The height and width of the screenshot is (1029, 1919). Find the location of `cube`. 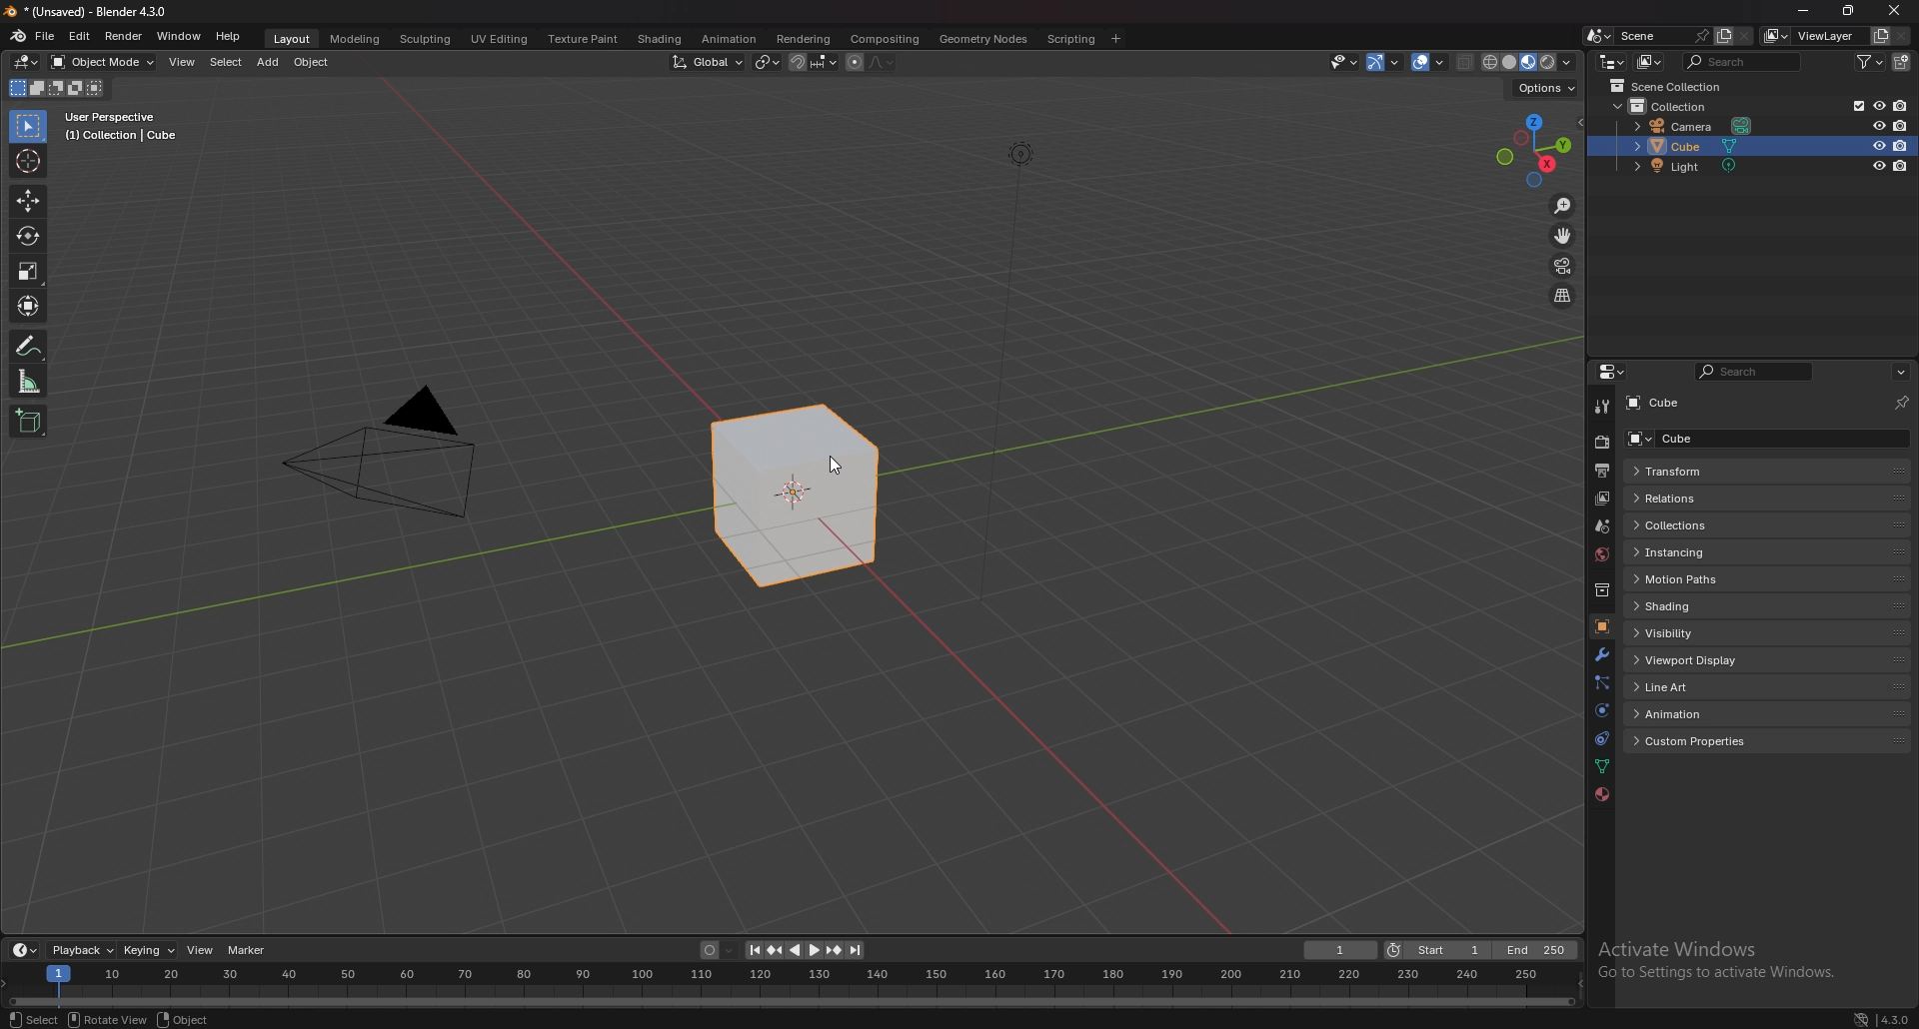

cube is located at coordinates (1688, 146).